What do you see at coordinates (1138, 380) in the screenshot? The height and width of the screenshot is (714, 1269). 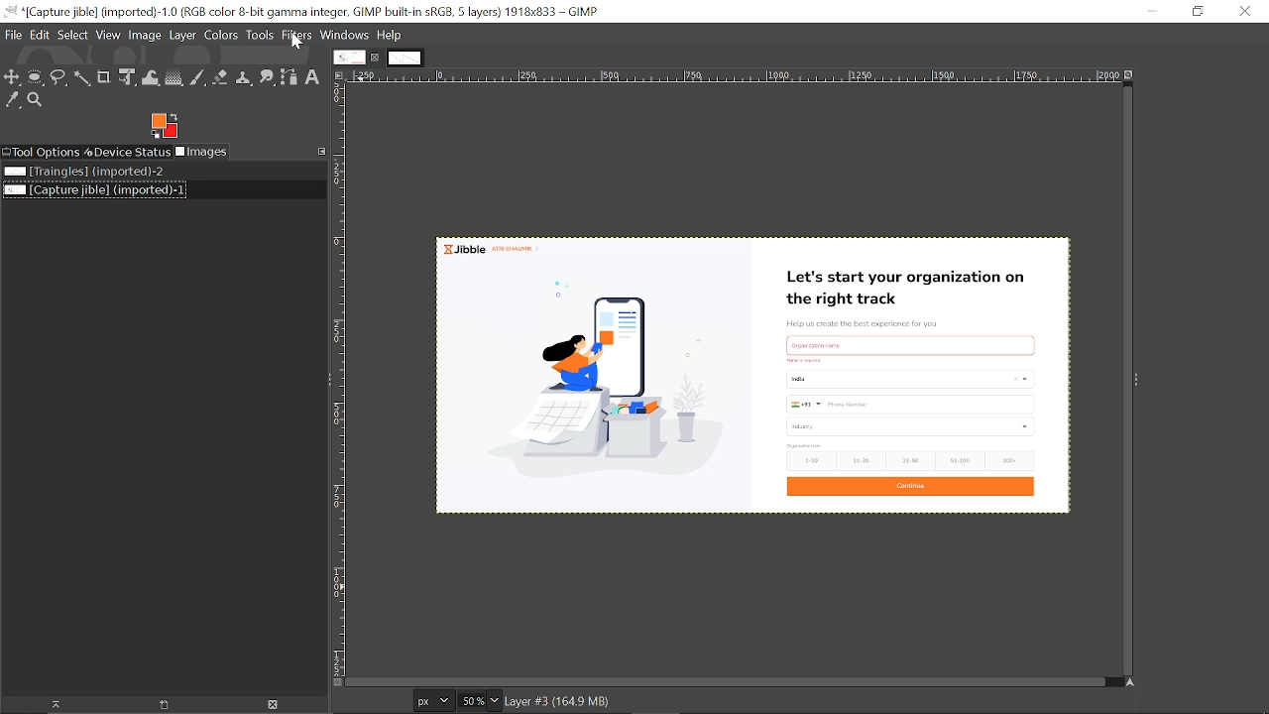 I see `Sidebar menu` at bounding box center [1138, 380].